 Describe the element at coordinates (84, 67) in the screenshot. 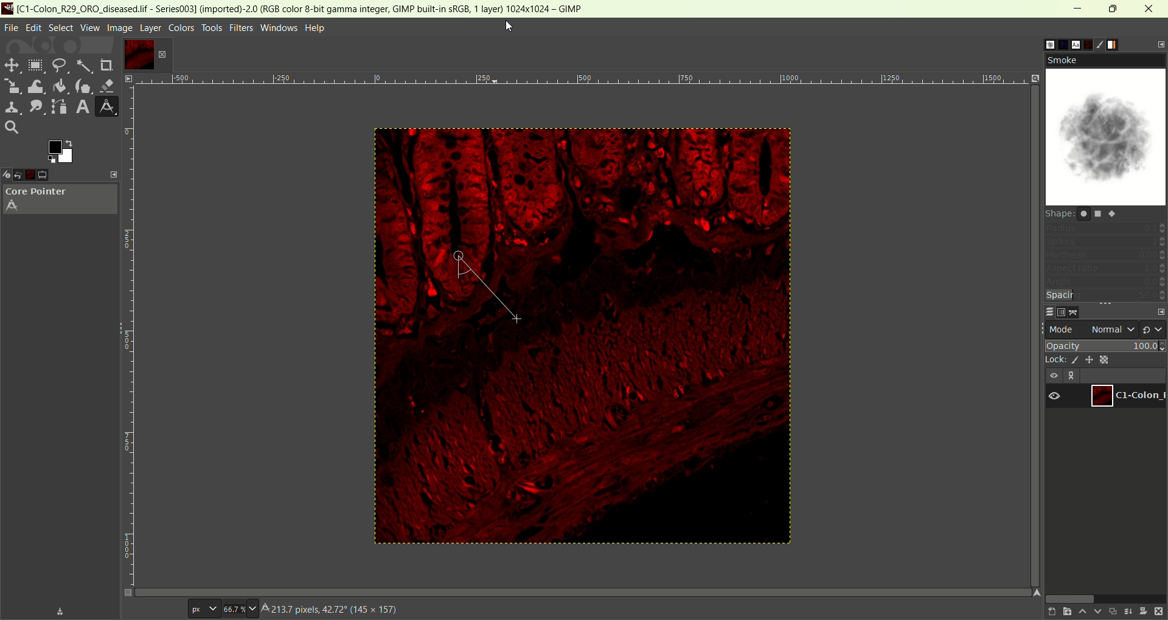

I see `fuzzy select tool` at that location.